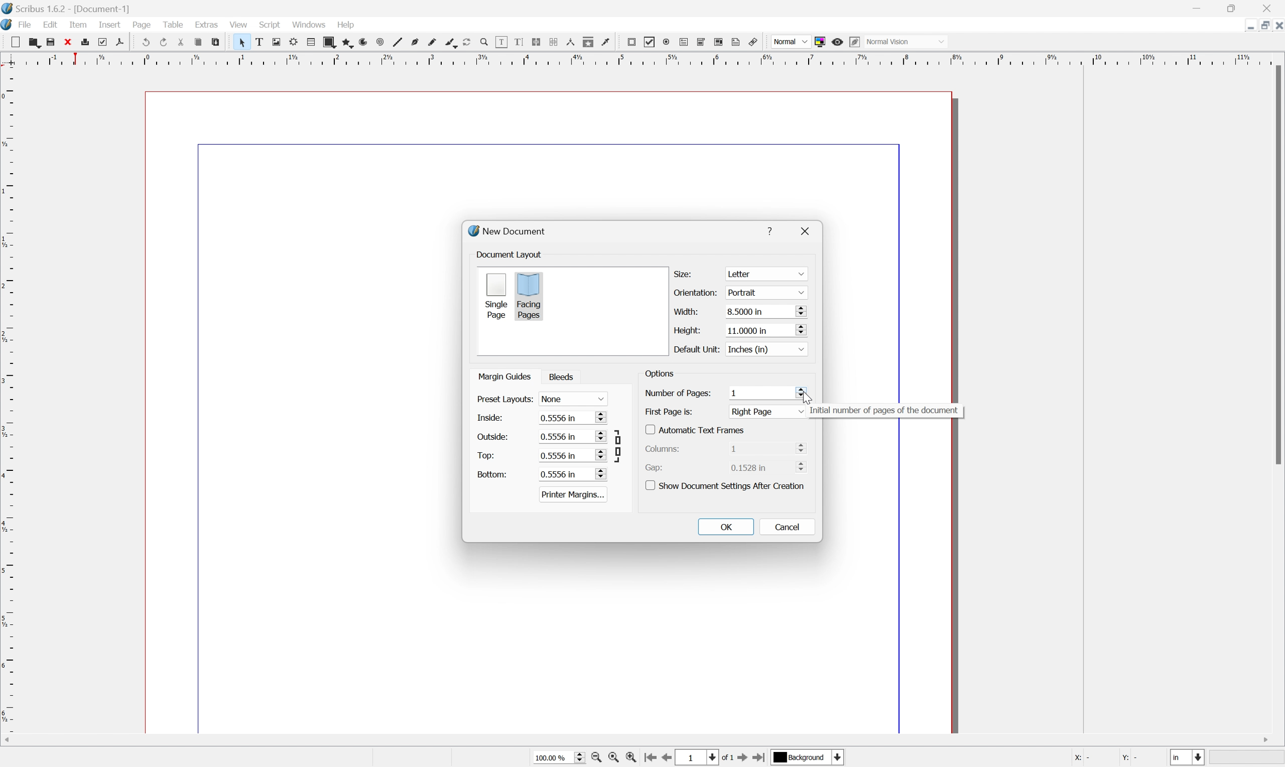 The height and width of the screenshot is (767, 1285). What do you see at coordinates (839, 40) in the screenshot?
I see `Preview mode` at bounding box center [839, 40].